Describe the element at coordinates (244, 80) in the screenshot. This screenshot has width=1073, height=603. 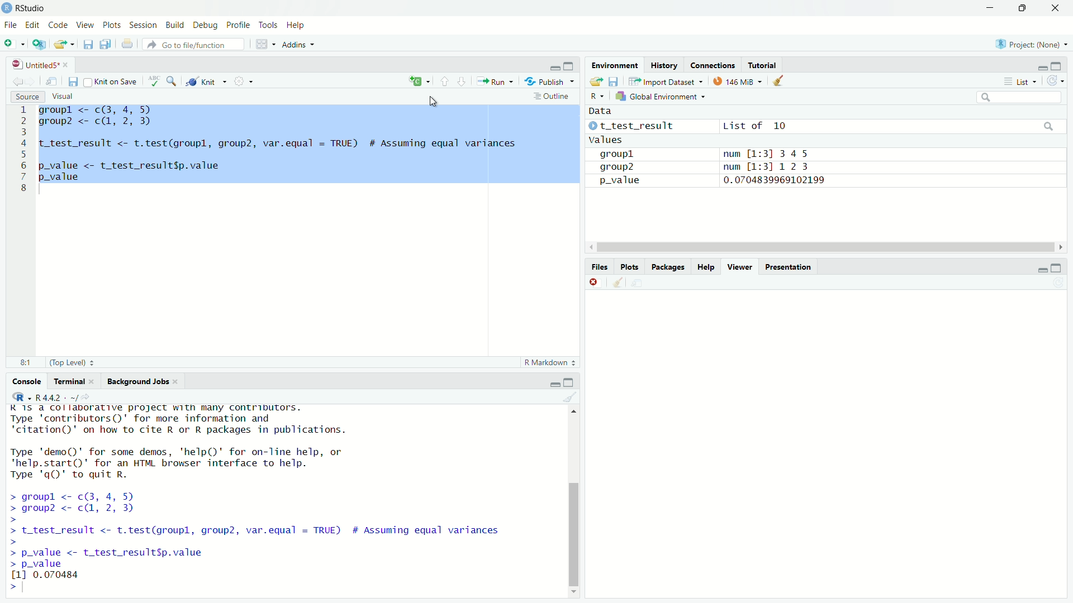
I see `settings` at that location.